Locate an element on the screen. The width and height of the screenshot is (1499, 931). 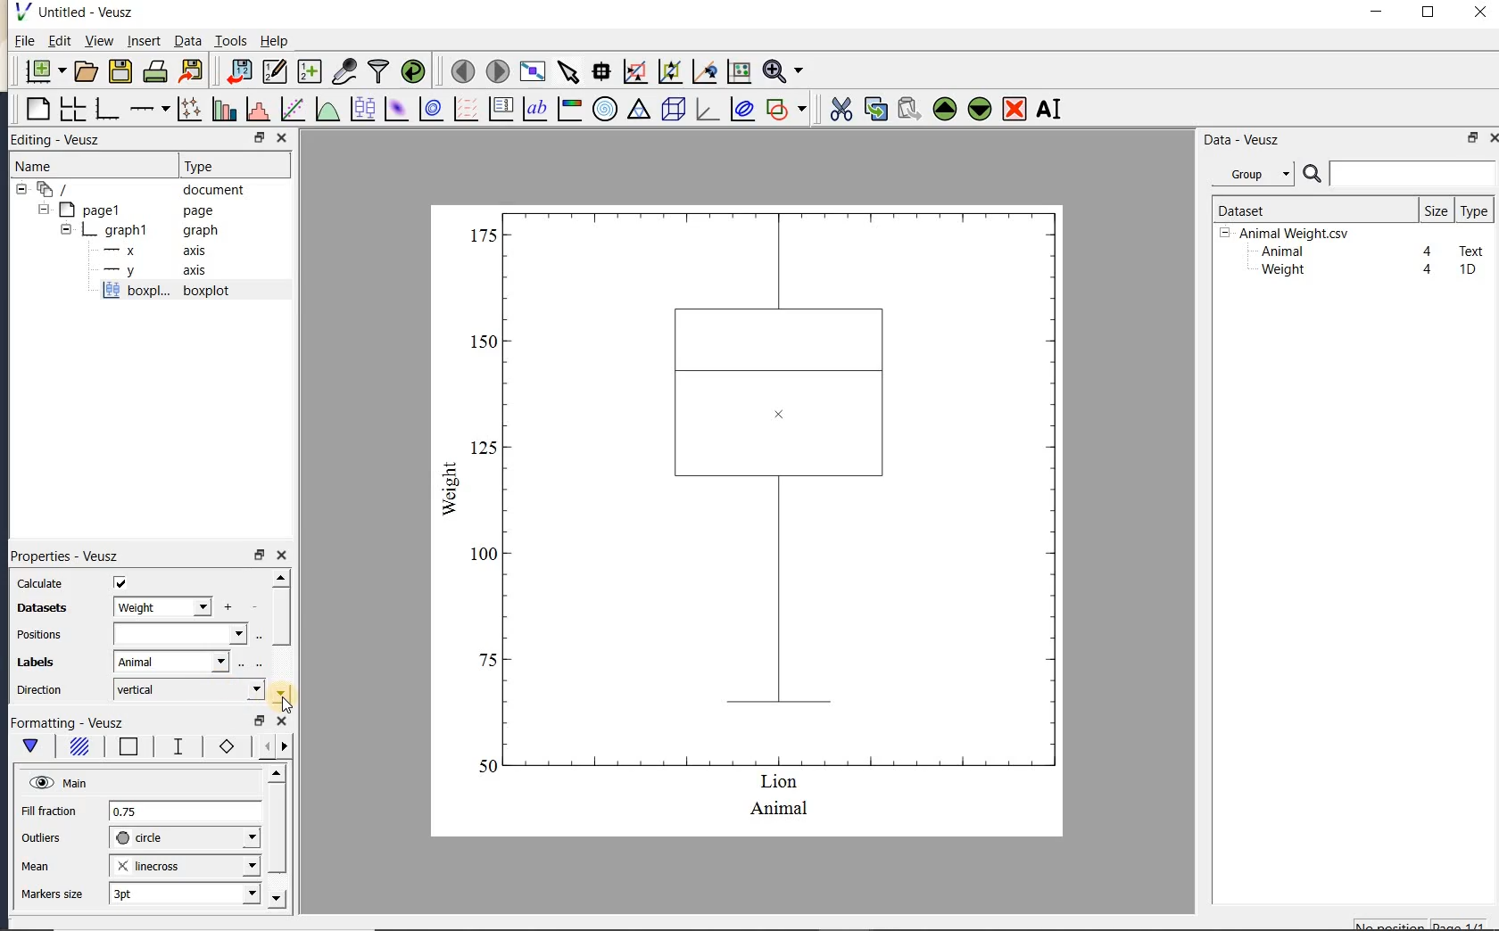
save the document is located at coordinates (120, 72).